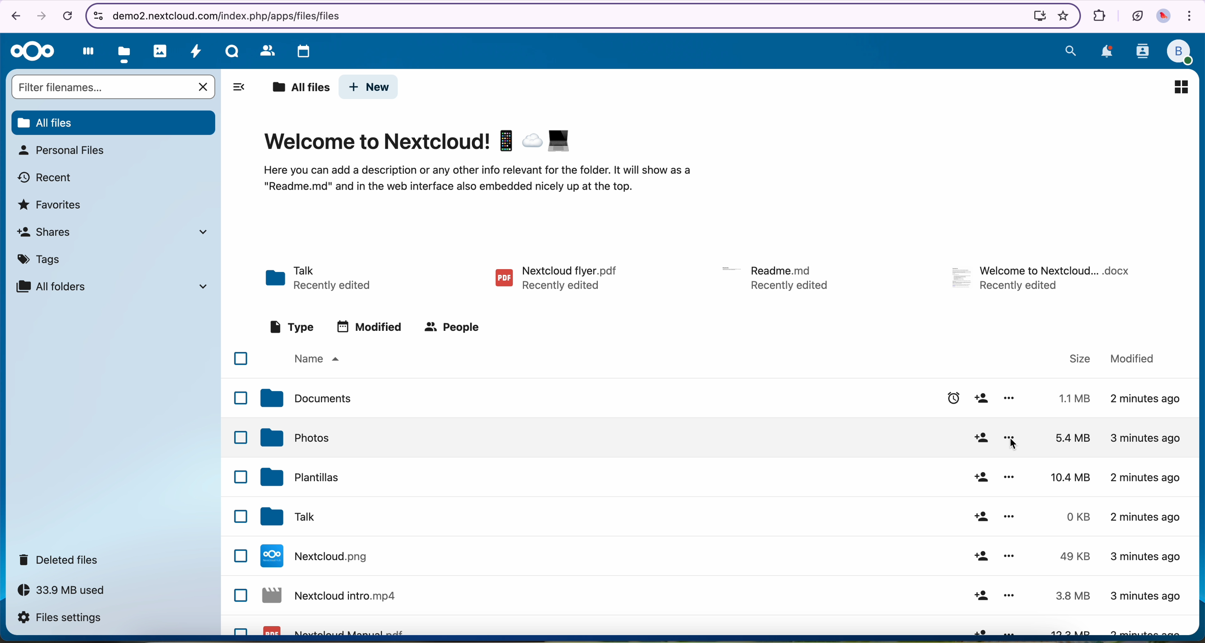 The image size is (1205, 643). I want to click on 2 minutes ago, so click(1146, 520).